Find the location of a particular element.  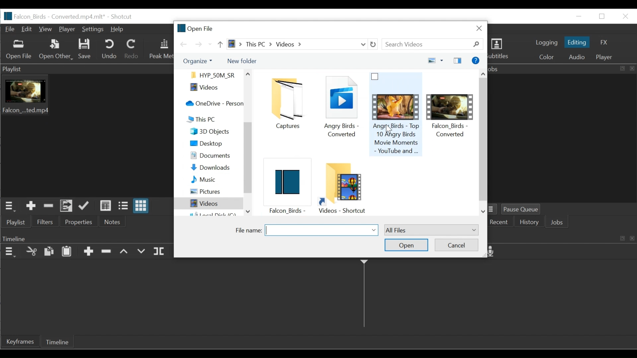

Audio is located at coordinates (578, 57).